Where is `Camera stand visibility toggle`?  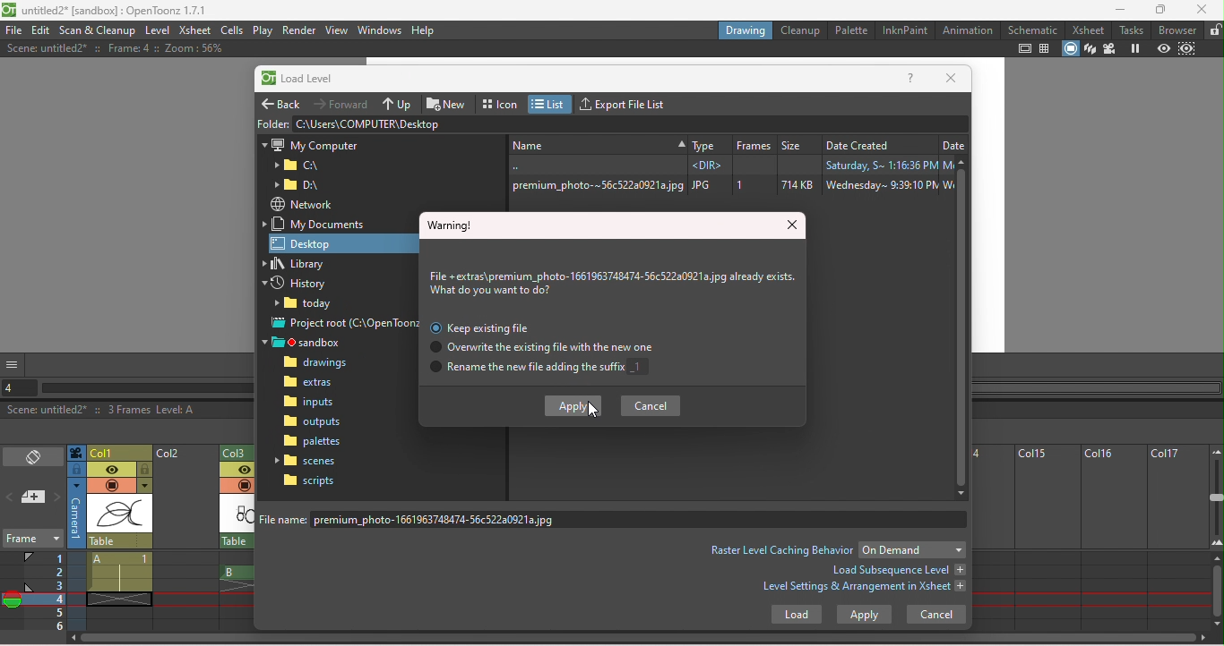
Camera stand visibility toggle is located at coordinates (111, 486).